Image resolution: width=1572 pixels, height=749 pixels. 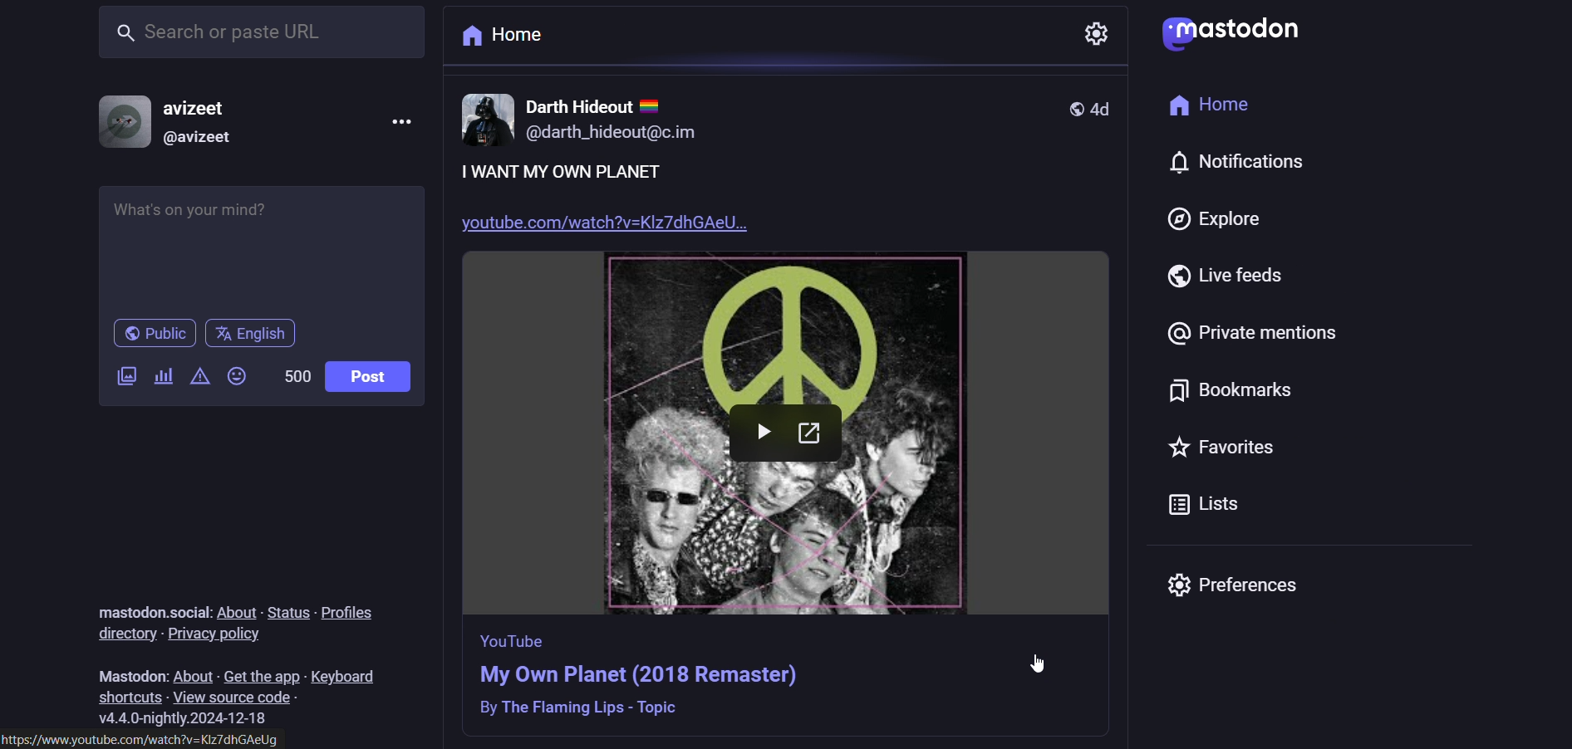 What do you see at coordinates (235, 698) in the screenshot?
I see `view source code` at bounding box center [235, 698].